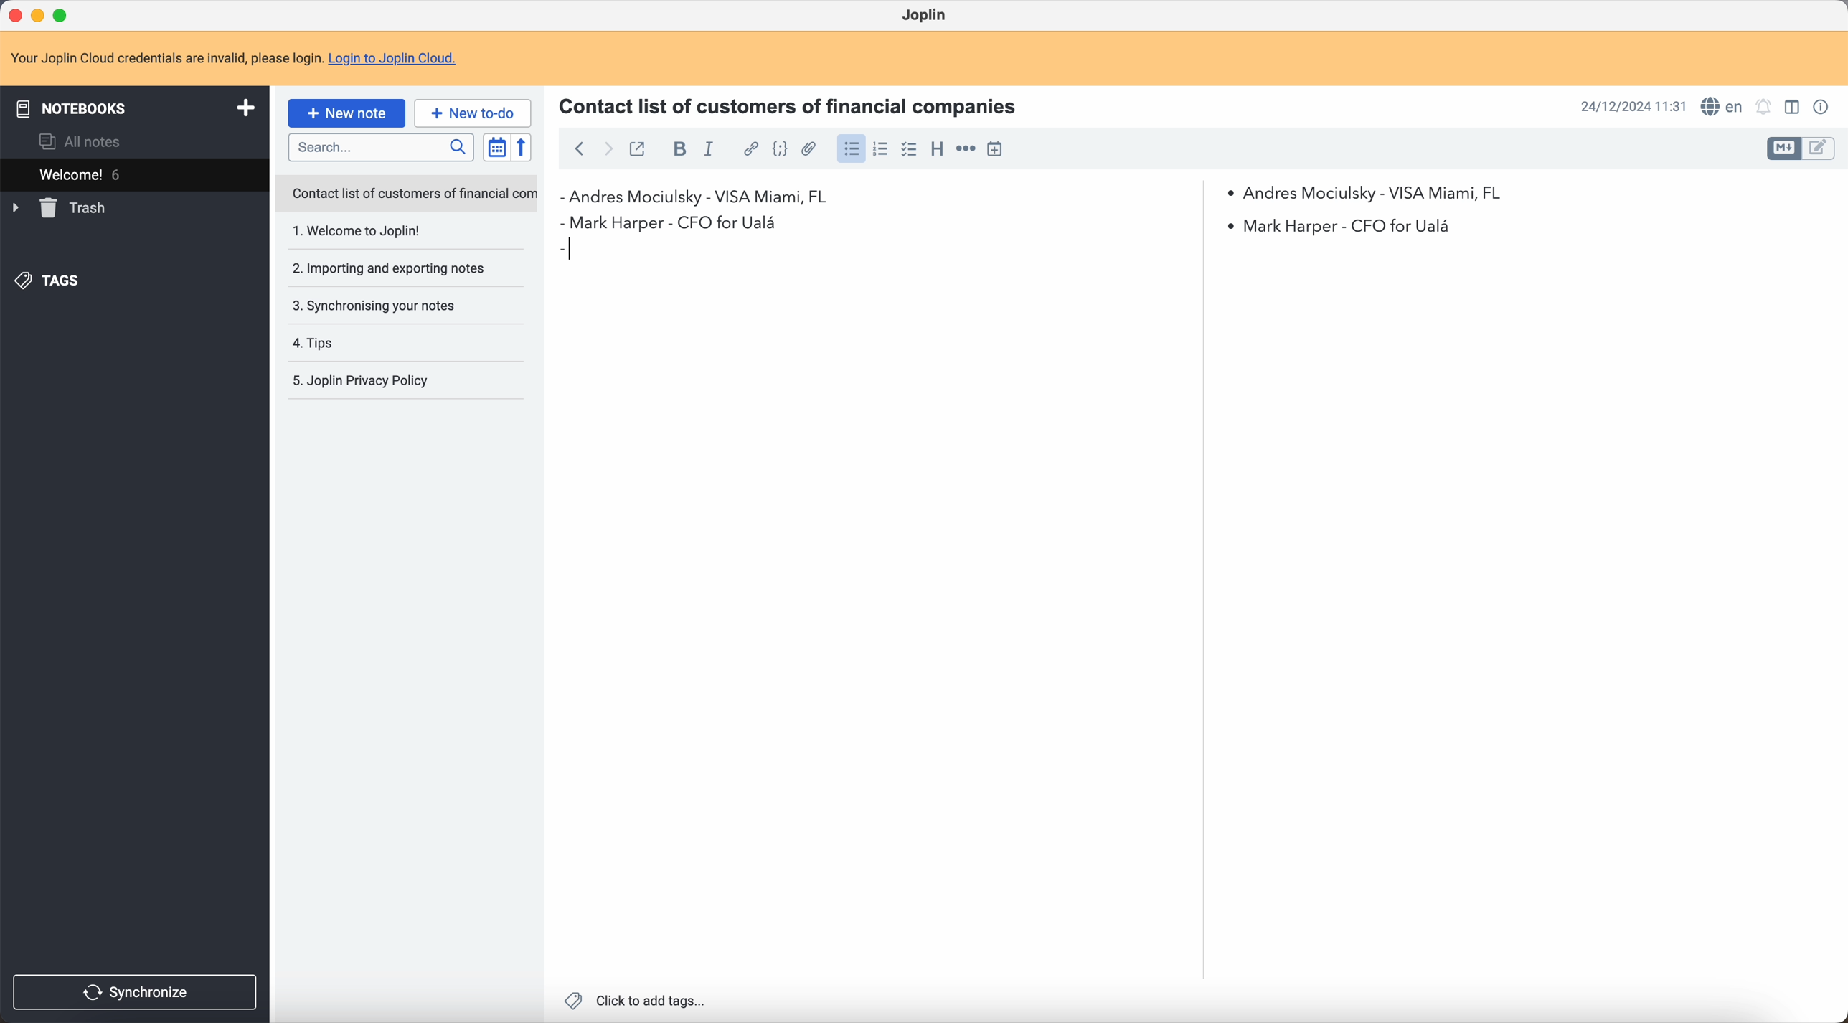 This screenshot has width=1848, height=1023. I want to click on 1. Welcome to joplin!, so click(390, 232).